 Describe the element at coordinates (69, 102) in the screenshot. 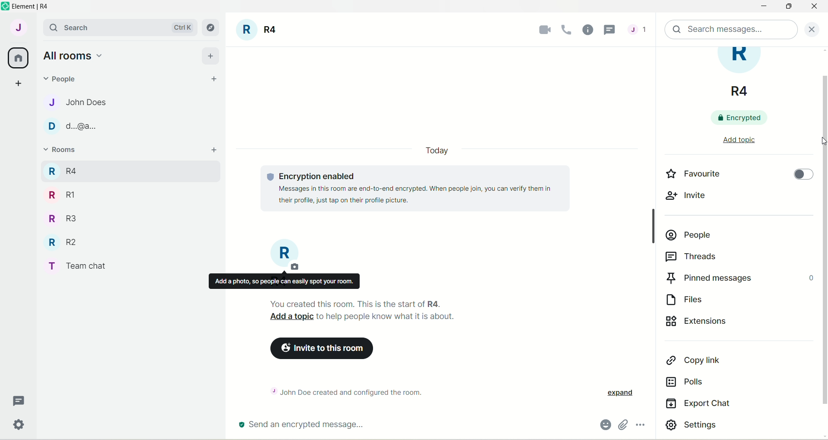

I see `J John Does` at that location.